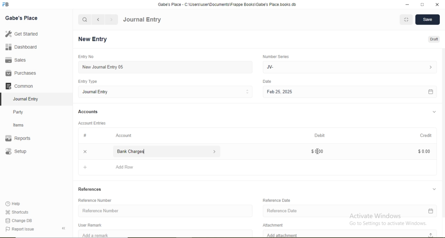  Describe the element at coordinates (19, 47) in the screenshot. I see `Dashboard` at that location.